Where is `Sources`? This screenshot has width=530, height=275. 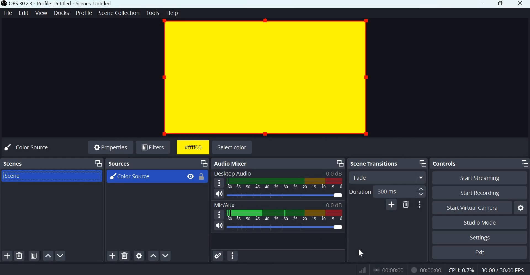
Sources is located at coordinates (120, 163).